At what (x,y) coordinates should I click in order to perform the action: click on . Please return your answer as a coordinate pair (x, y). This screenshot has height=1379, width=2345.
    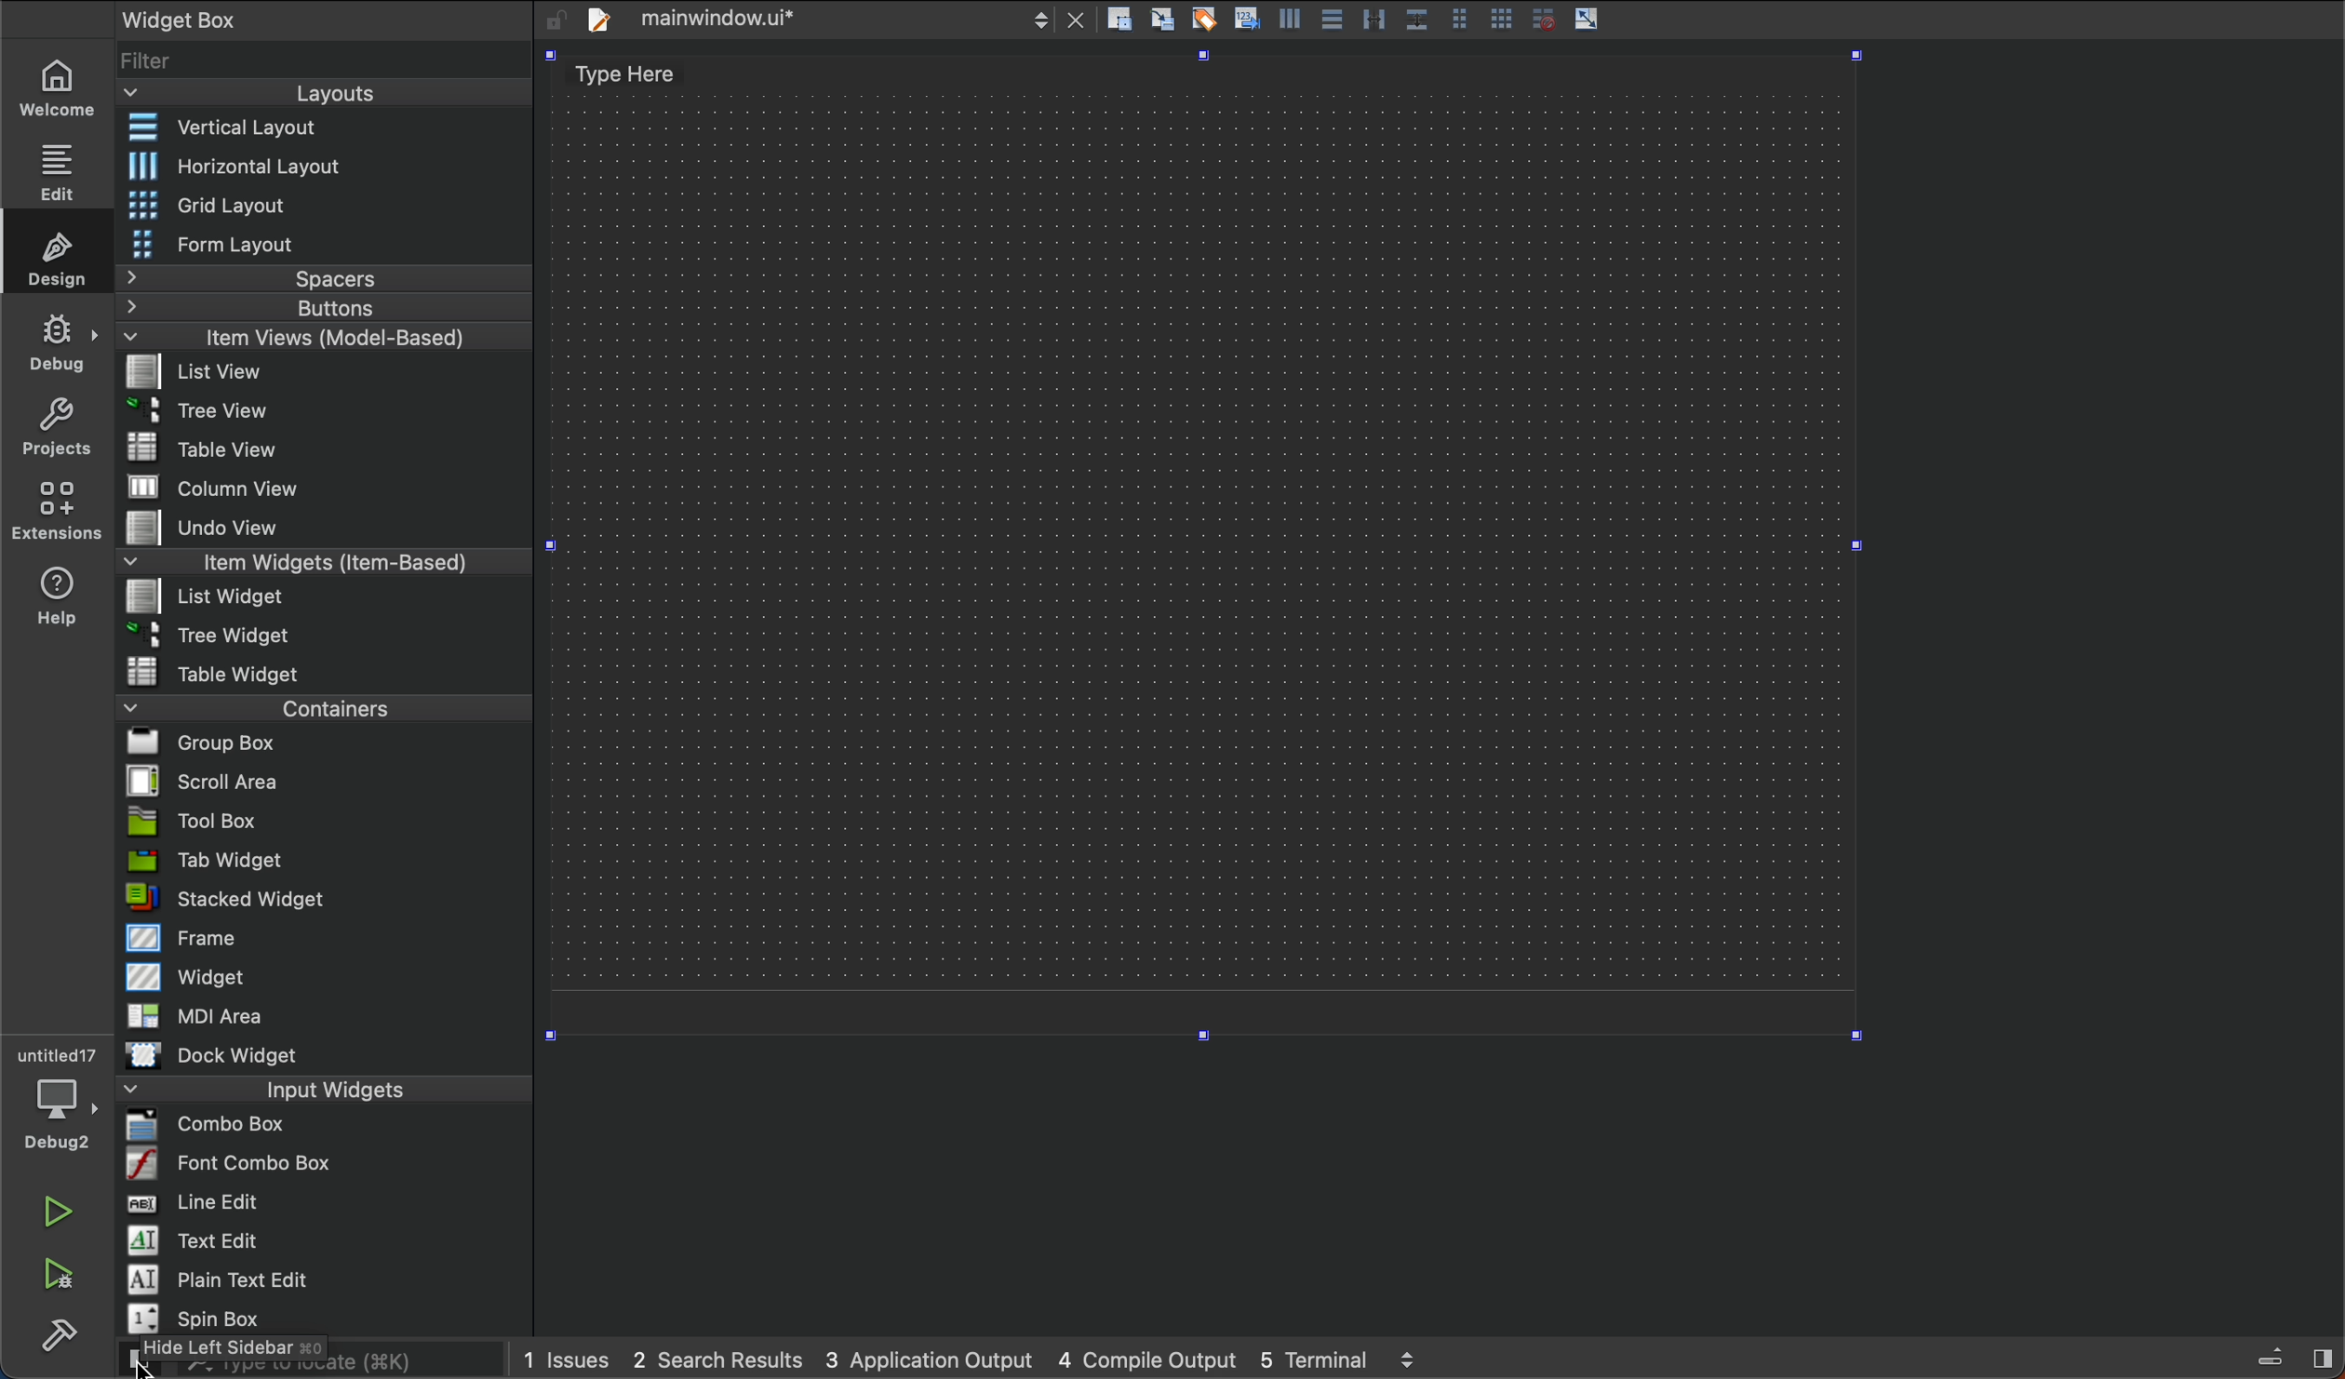
    Looking at the image, I should click on (1371, 19).